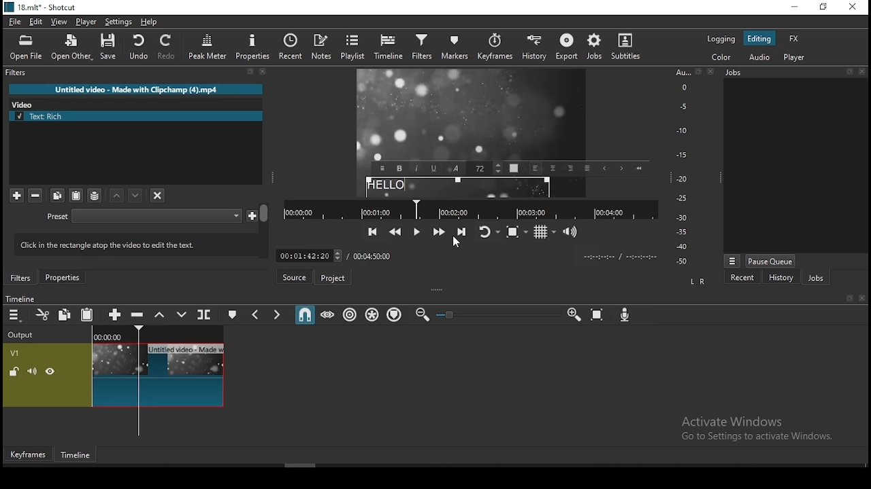 The image size is (871, 489). Describe the element at coordinates (18, 73) in the screenshot. I see `filters` at that location.